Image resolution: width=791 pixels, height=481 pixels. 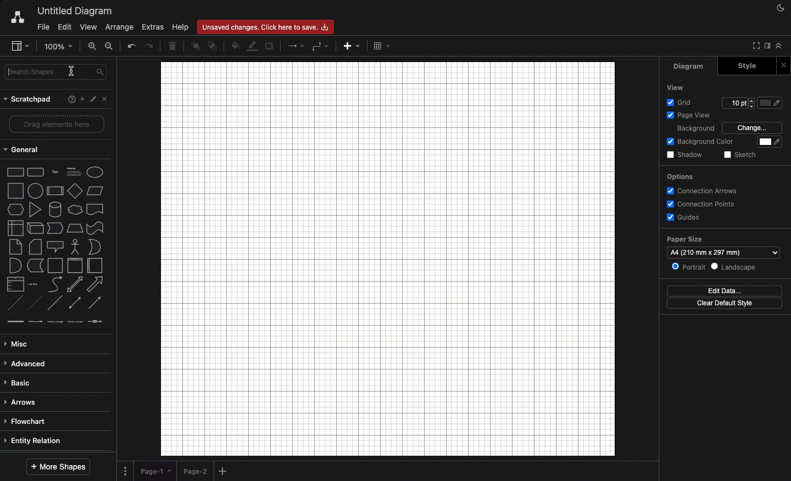 What do you see at coordinates (55, 174) in the screenshot?
I see `` at bounding box center [55, 174].